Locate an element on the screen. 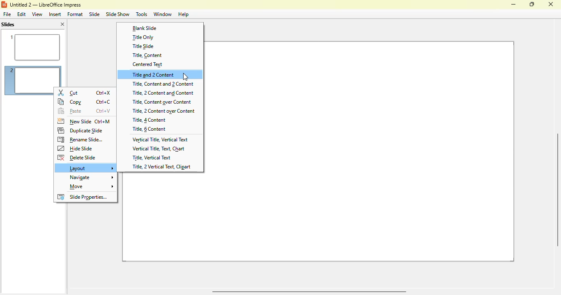 This screenshot has width=561, height=295. title, vertical text is located at coordinates (152, 158).